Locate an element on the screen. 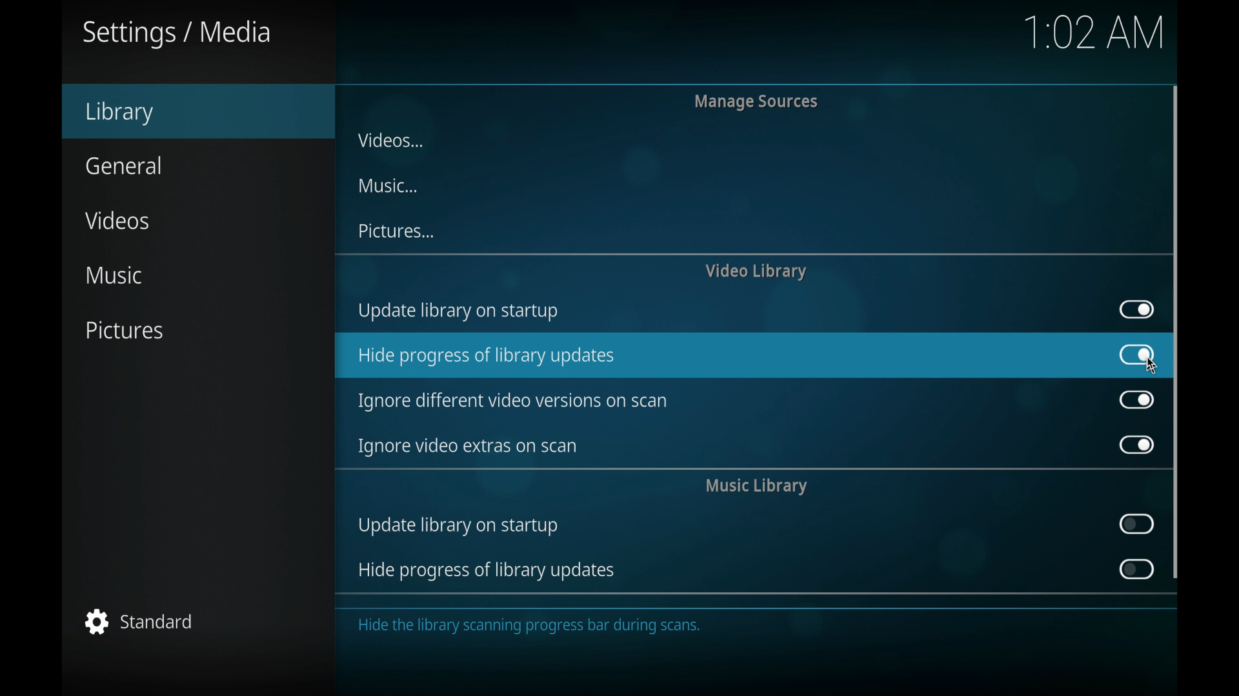 This screenshot has height=696, width=1239. library is located at coordinates (121, 113).